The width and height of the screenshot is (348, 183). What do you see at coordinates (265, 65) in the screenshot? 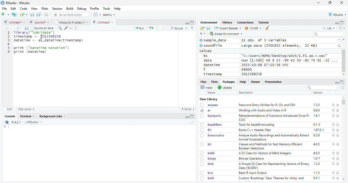
I see `2033-10-08 07:10:56 UTC` at bounding box center [265, 65].